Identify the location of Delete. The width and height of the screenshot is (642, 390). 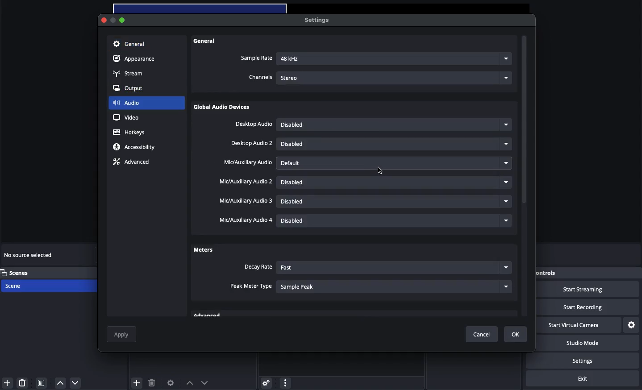
(23, 382).